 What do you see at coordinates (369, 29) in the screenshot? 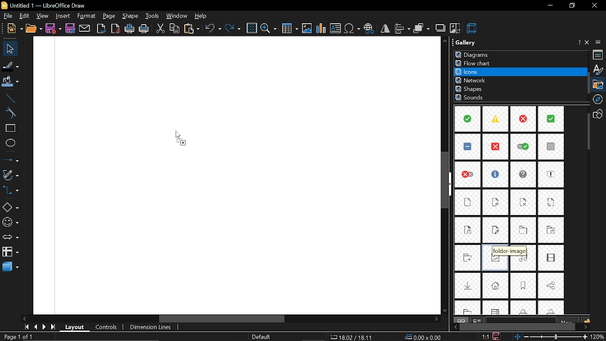
I see `insert hyperlink` at bounding box center [369, 29].